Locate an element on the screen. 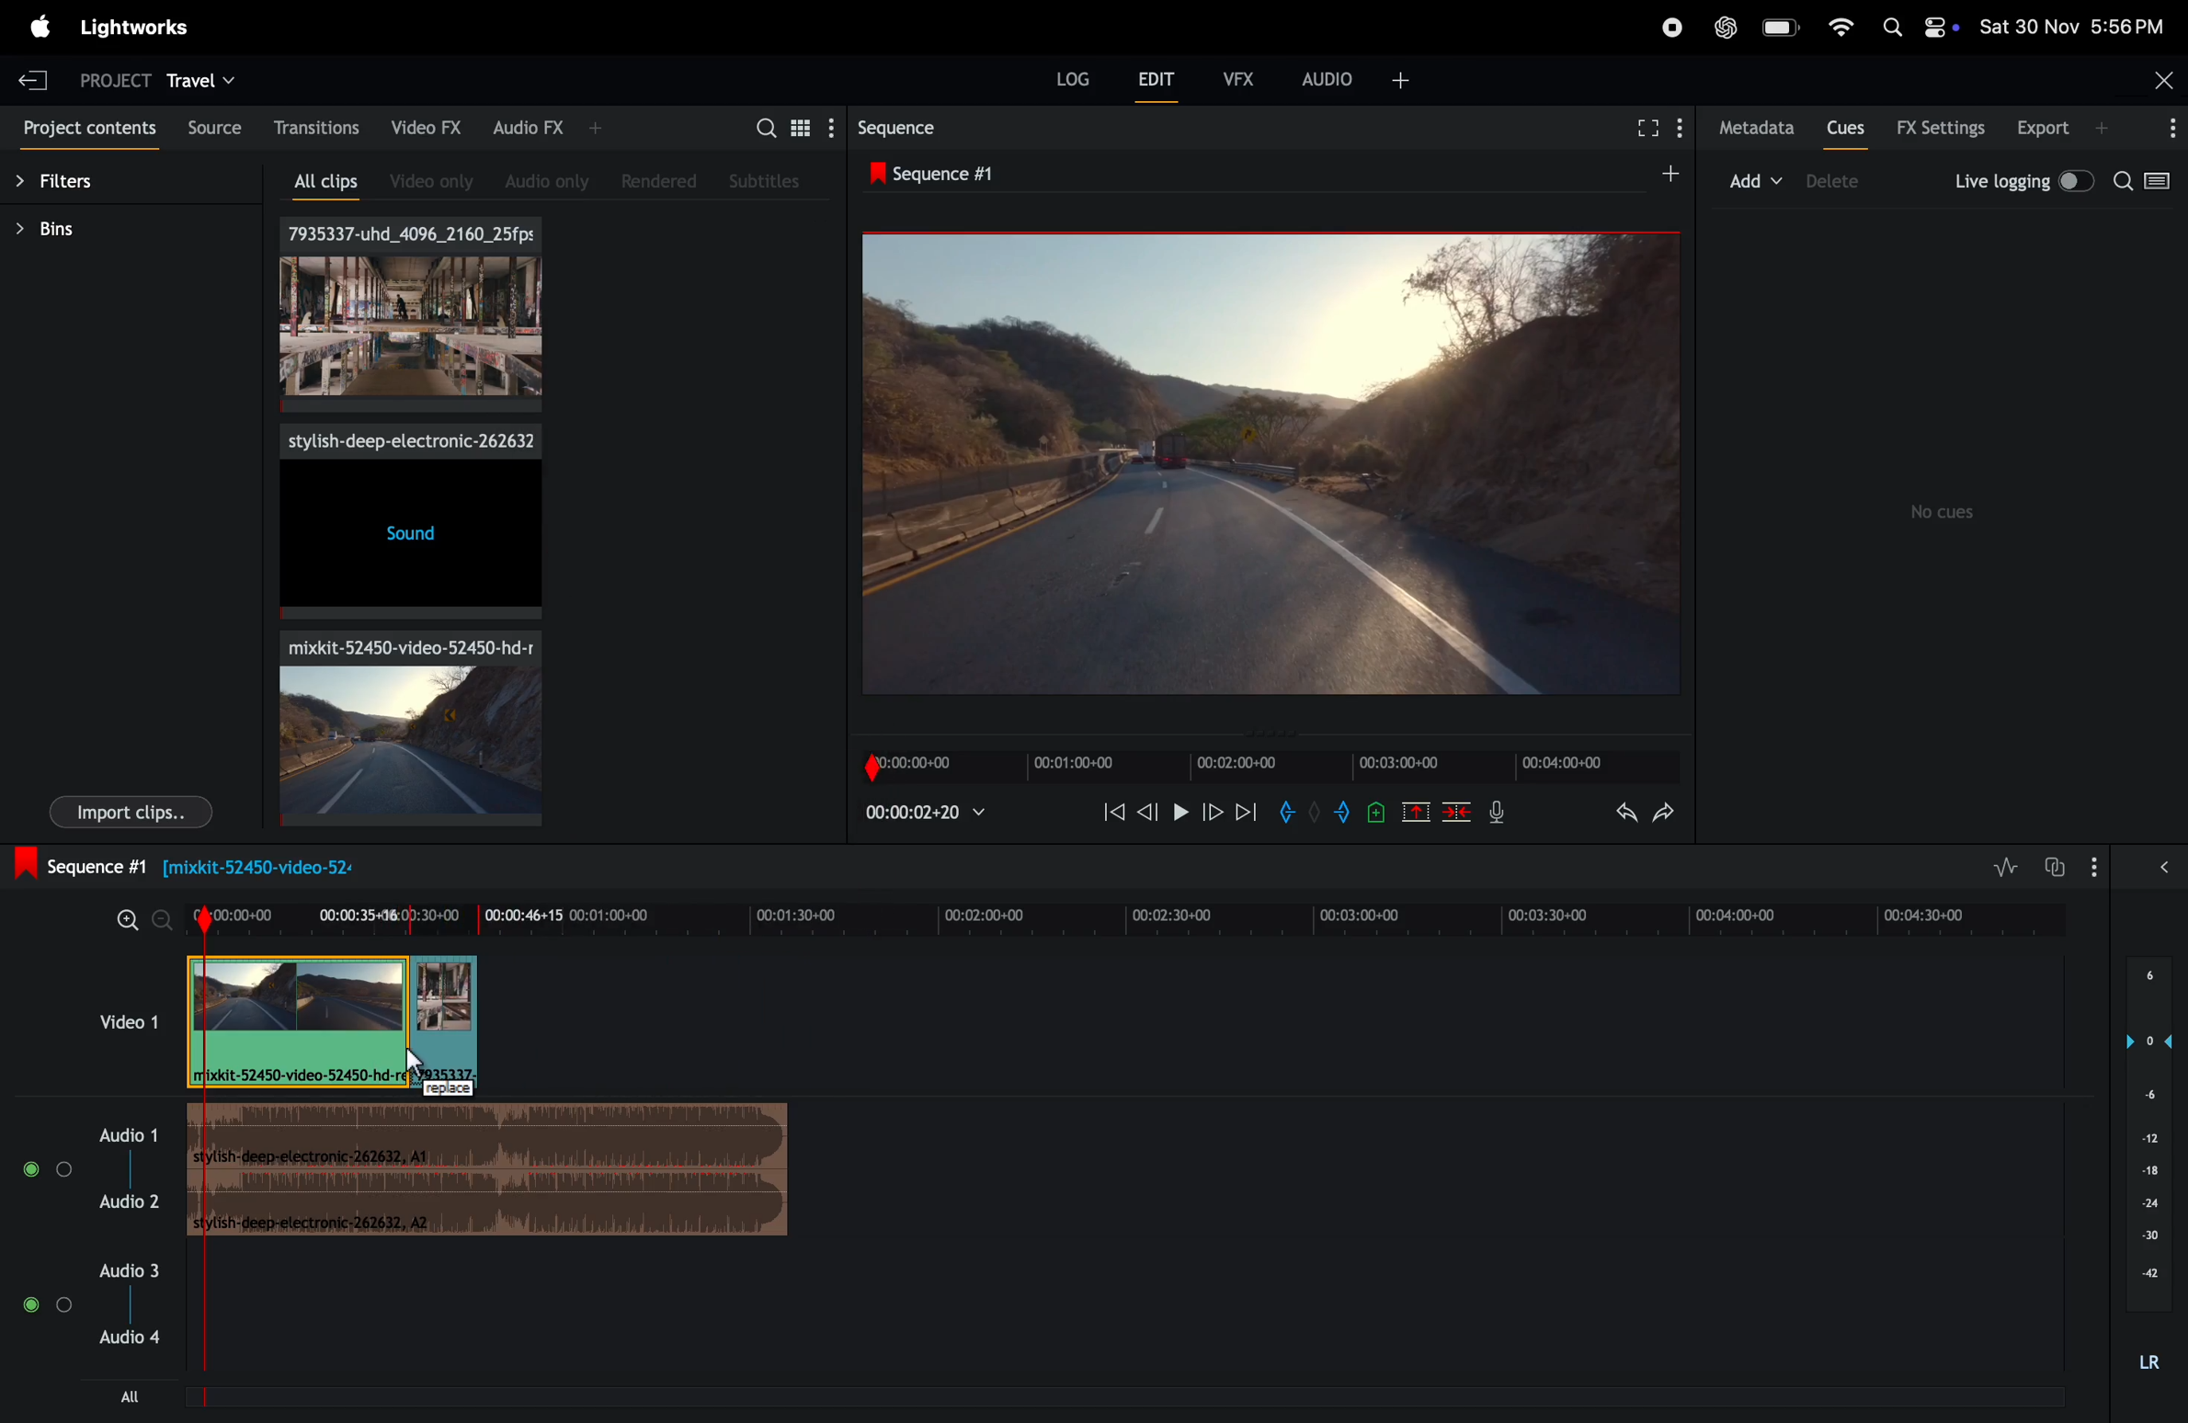 This screenshot has height=1423, width=2188. video fx is located at coordinates (428, 128).